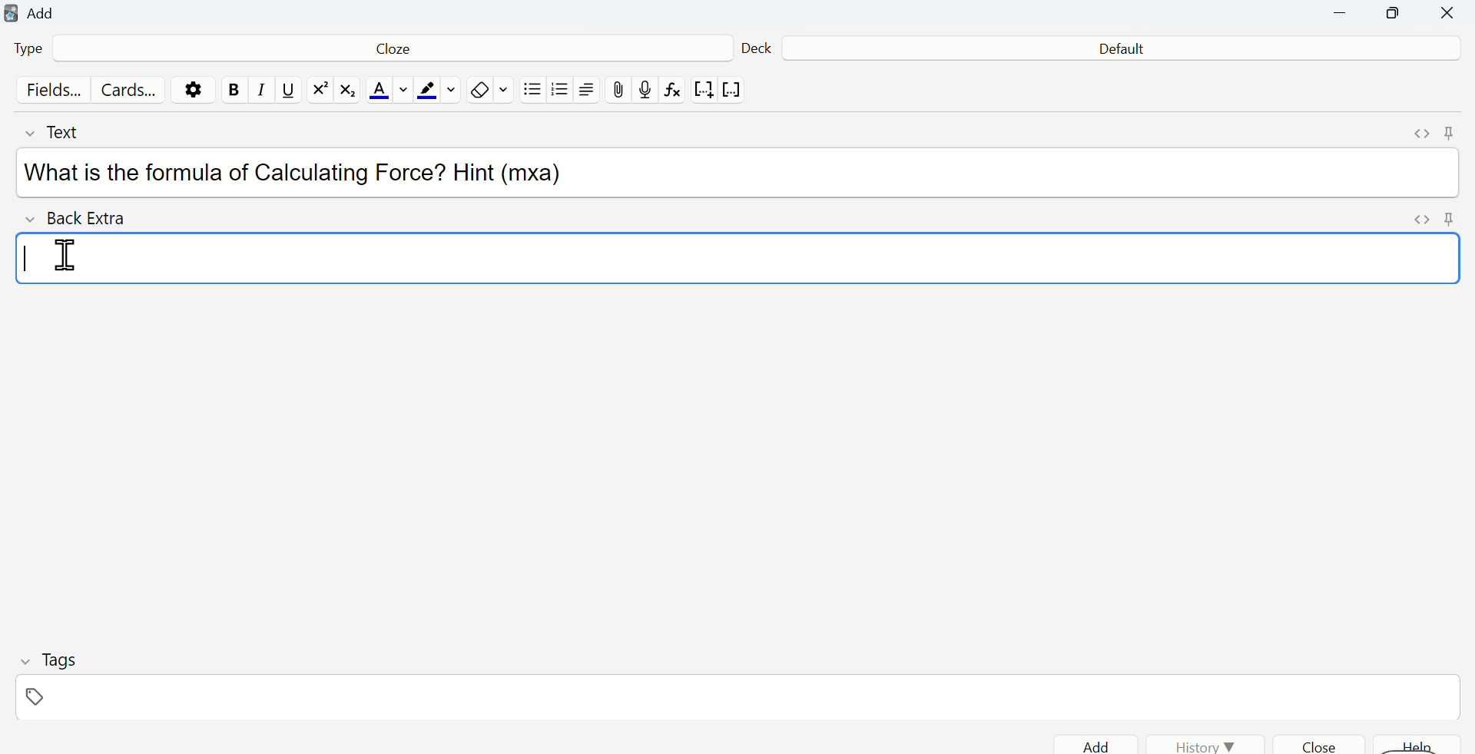 This screenshot has width=1475, height=754. I want to click on Type, so click(37, 51).